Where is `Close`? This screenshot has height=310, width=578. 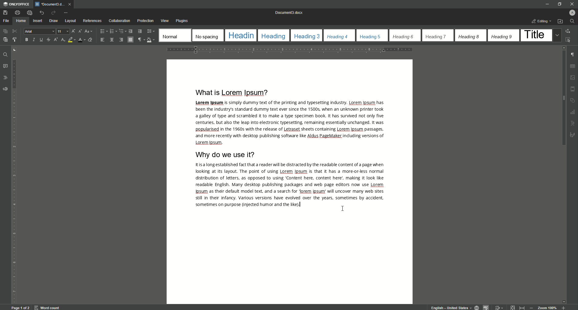
Close is located at coordinates (571, 4).